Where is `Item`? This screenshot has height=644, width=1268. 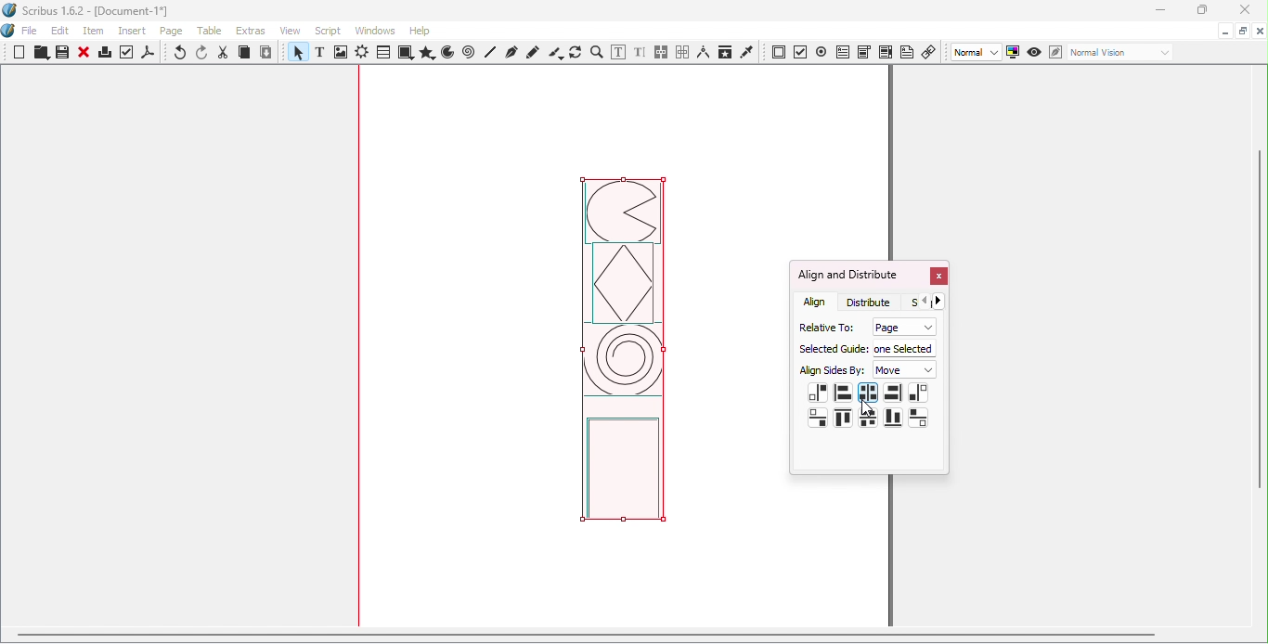
Item is located at coordinates (95, 32).